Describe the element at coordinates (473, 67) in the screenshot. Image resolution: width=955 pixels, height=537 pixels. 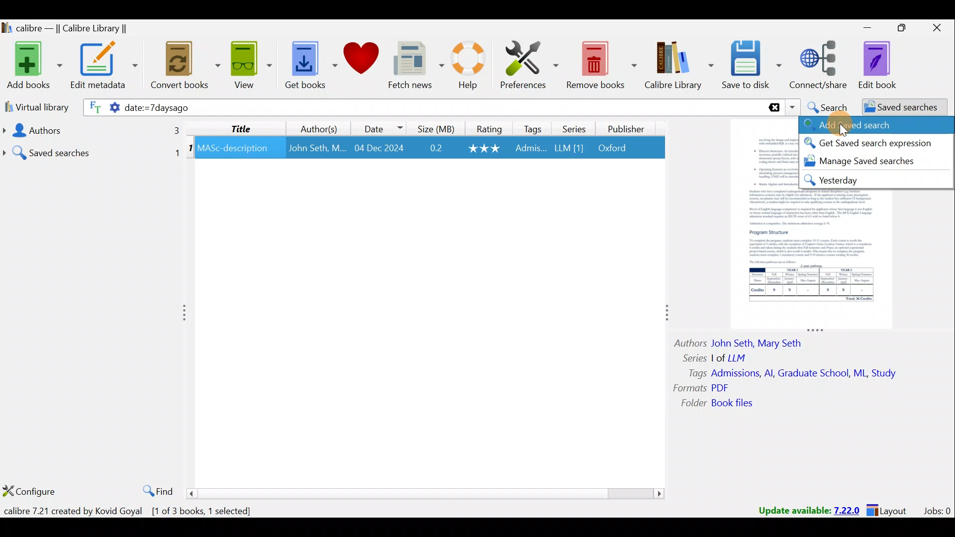
I see `Help` at that location.